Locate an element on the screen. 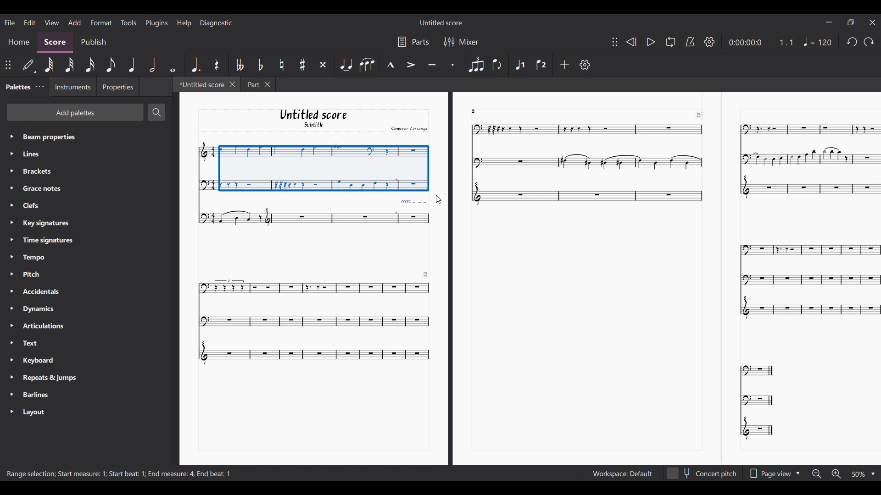 This screenshot has height=495, width=881. Tools is located at coordinates (128, 22).